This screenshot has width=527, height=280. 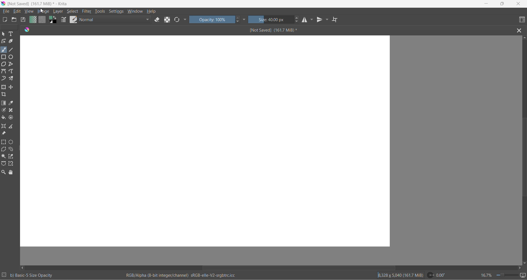 What do you see at coordinates (305, 20) in the screenshot?
I see `horizontal mirror tool` at bounding box center [305, 20].